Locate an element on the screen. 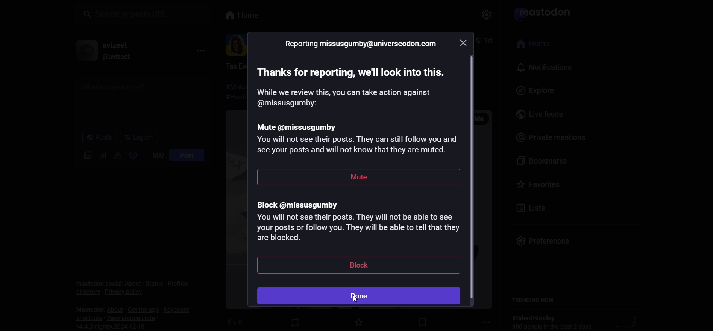 This screenshot has width=713, height=331. mute is located at coordinates (357, 179).